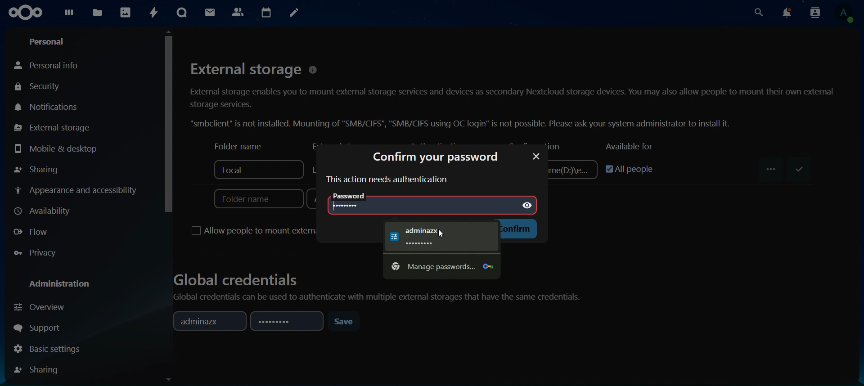 The width and height of the screenshot is (864, 386). I want to click on save, so click(346, 322).